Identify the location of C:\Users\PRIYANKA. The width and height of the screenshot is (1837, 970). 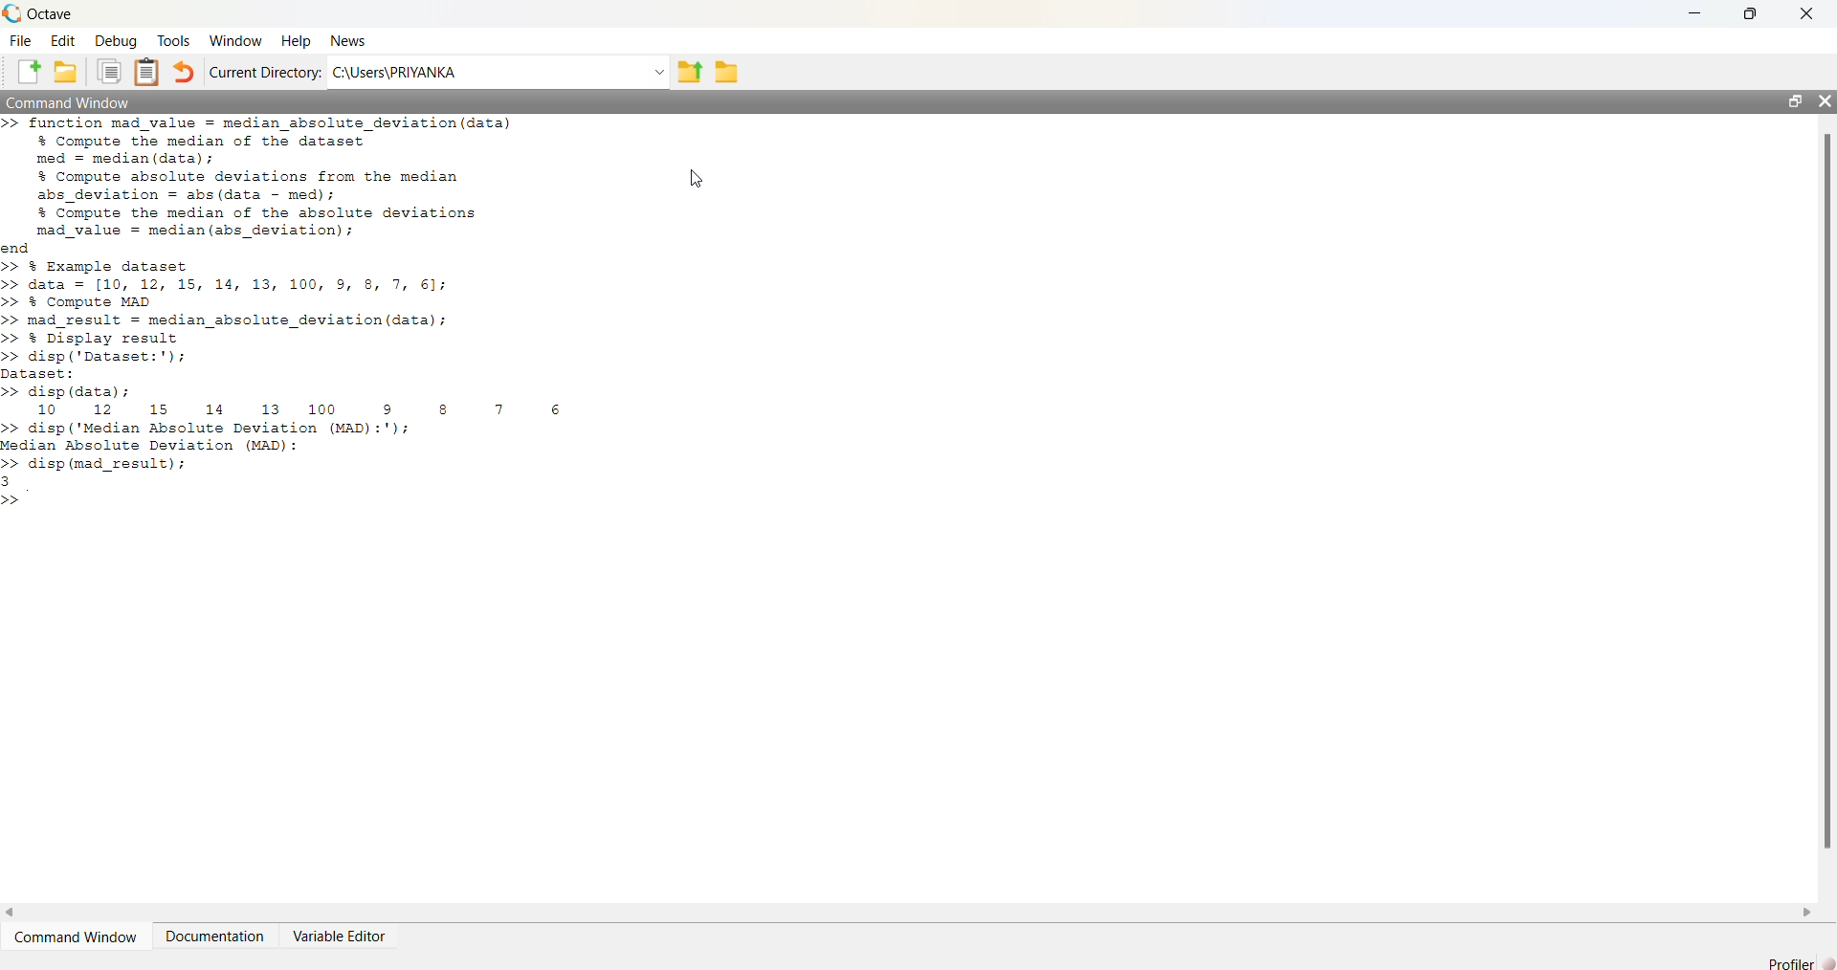
(485, 73).